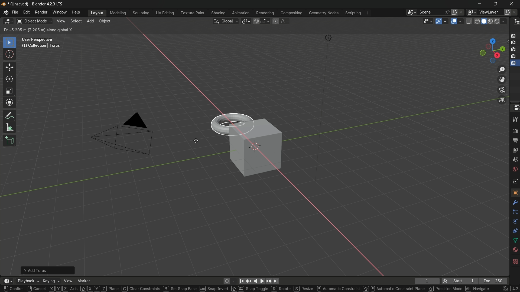 Image resolution: width=520 pixels, height=292 pixels. What do you see at coordinates (502, 90) in the screenshot?
I see `toggle the camera view` at bounding box center [502, 90].